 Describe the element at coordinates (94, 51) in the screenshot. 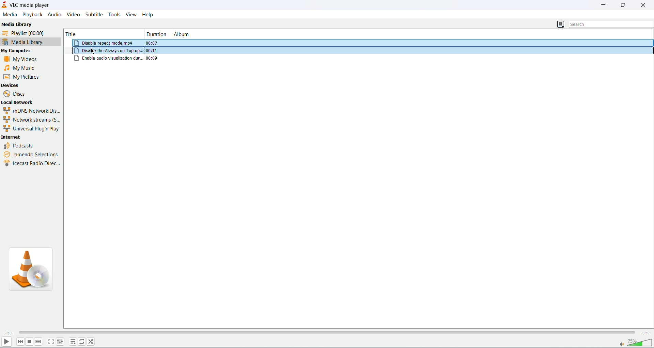

I see `mouse cursor` at that location.